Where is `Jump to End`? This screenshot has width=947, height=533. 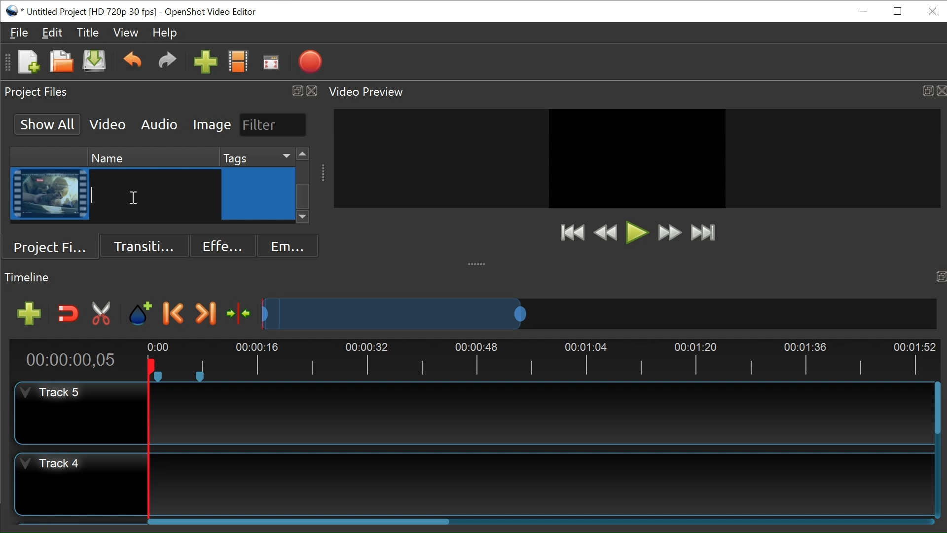 Jump to End is located at coordinates (703, 234).